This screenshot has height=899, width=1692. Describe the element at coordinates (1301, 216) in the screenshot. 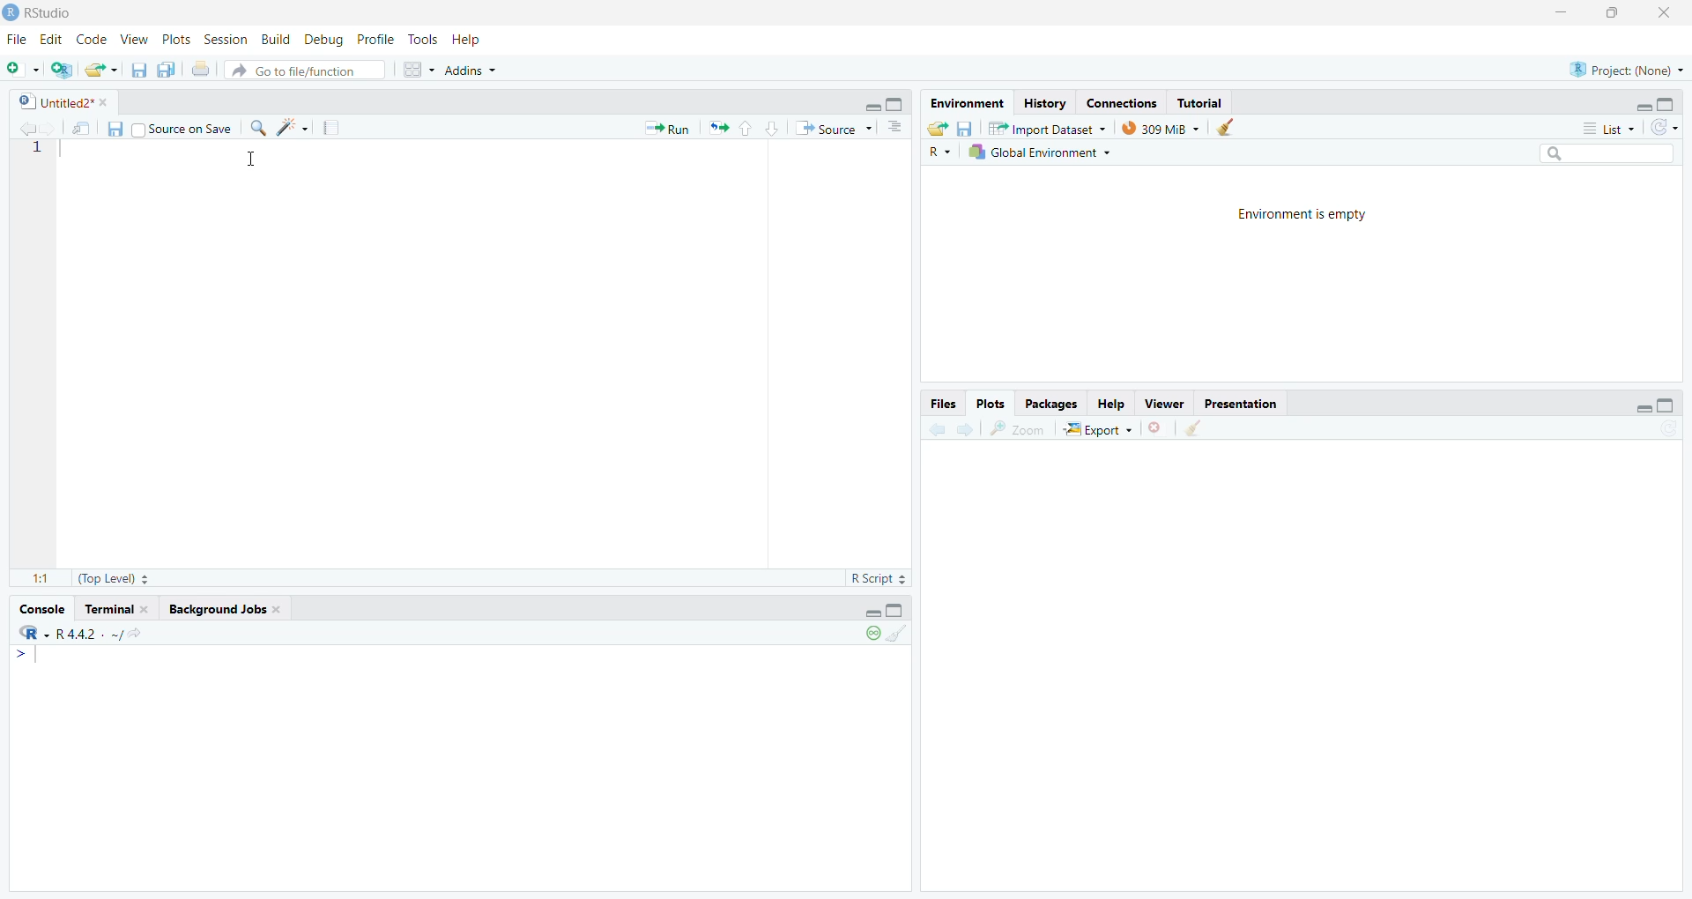

I see `Environment is empty` at that location.